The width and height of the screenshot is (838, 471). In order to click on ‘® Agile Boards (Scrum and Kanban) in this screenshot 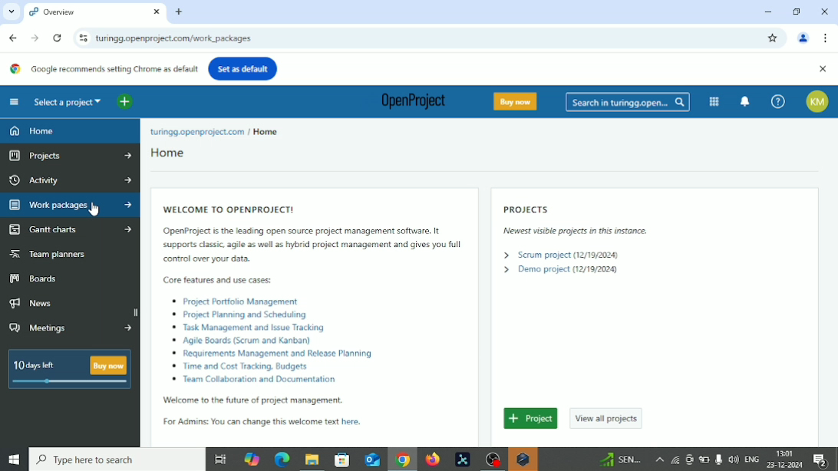, I will do `click(245, 341)`.